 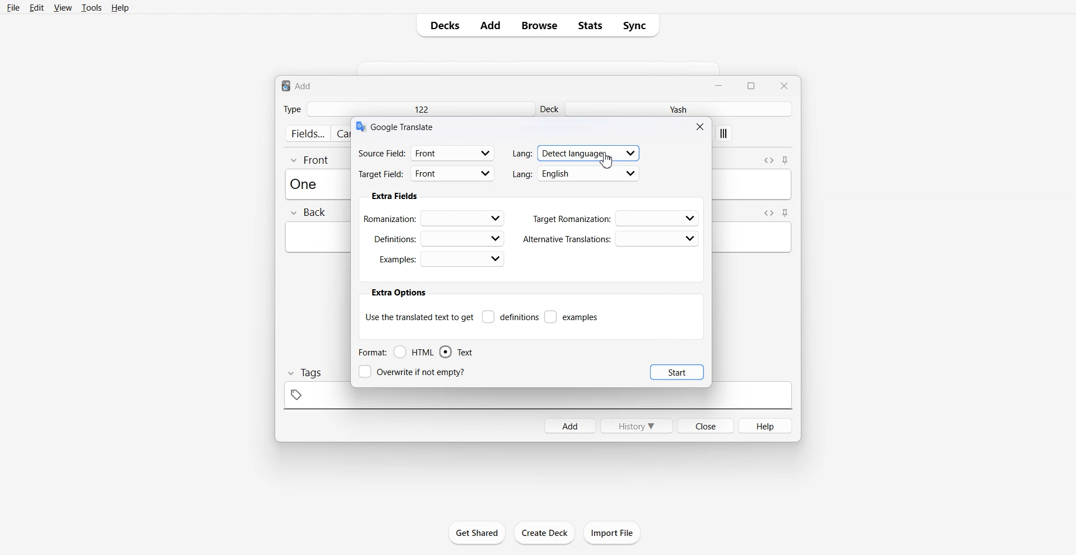 I want to click on Toggle sticky, so click(x=786, y=161).